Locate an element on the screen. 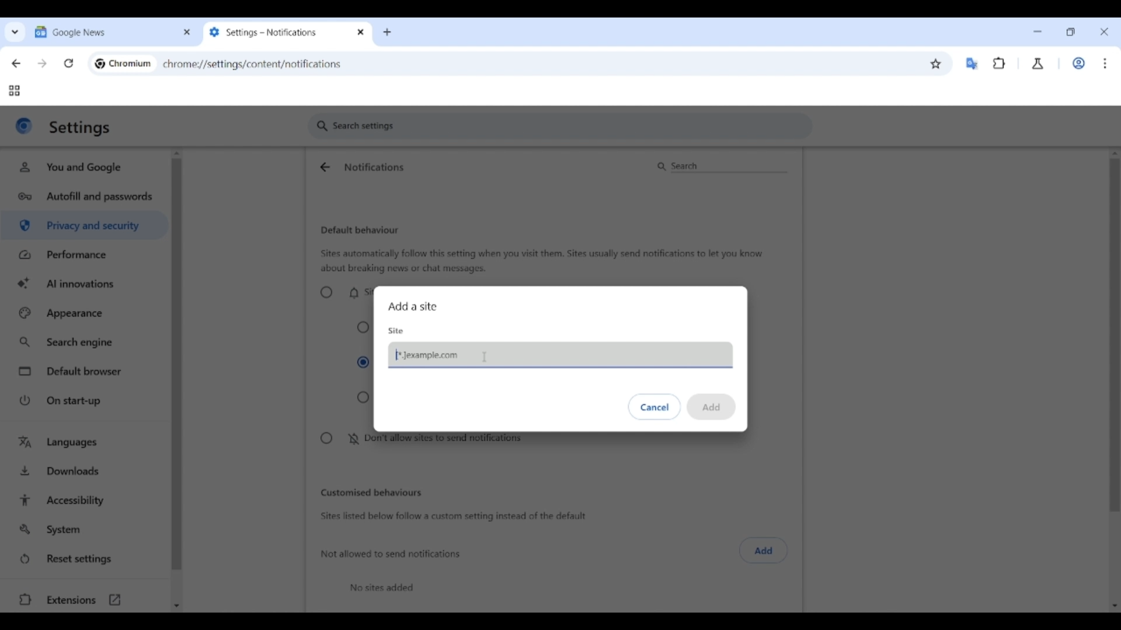 This screenshot has width=1121, height=630. Performance  is located at coordinates (84, 254).